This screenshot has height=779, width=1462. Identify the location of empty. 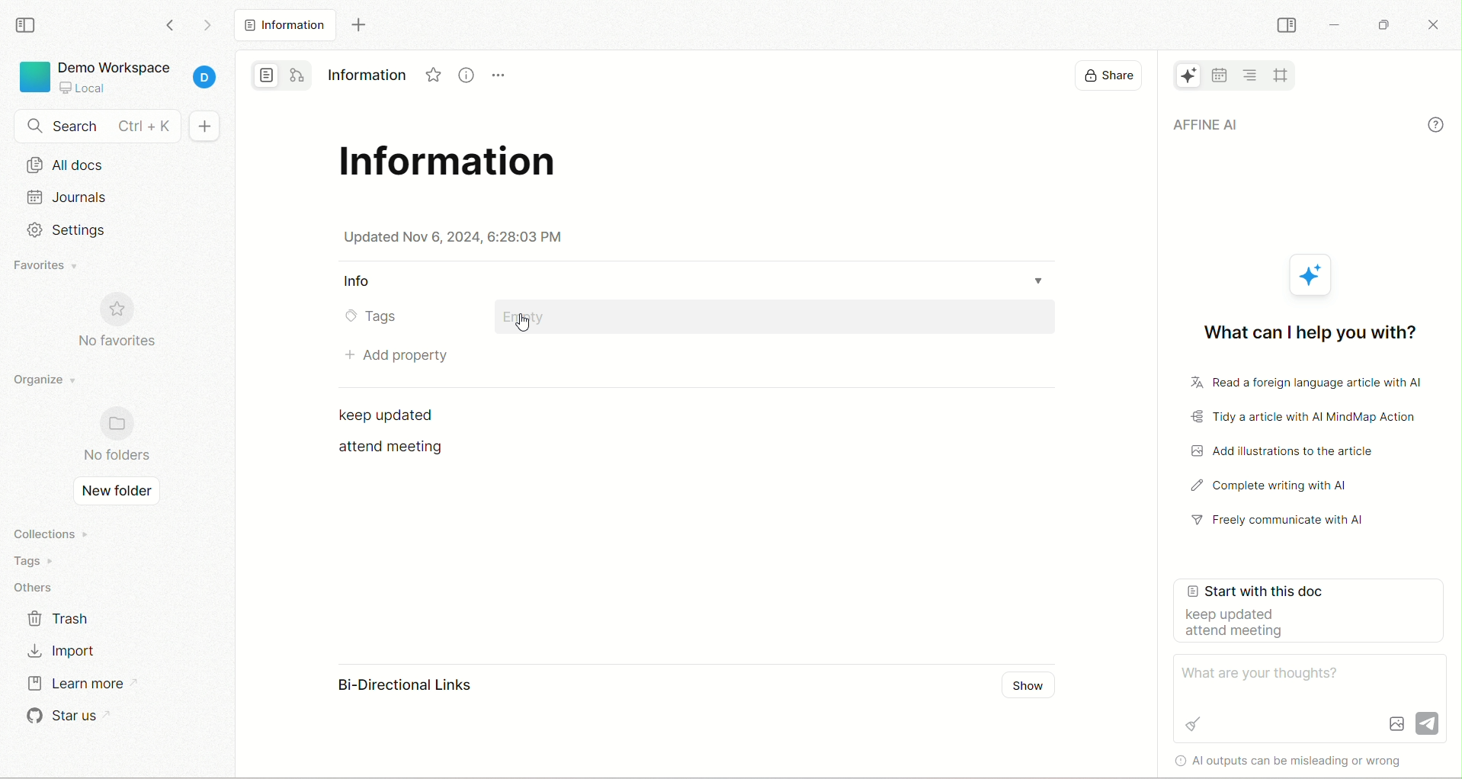
(778, 318).